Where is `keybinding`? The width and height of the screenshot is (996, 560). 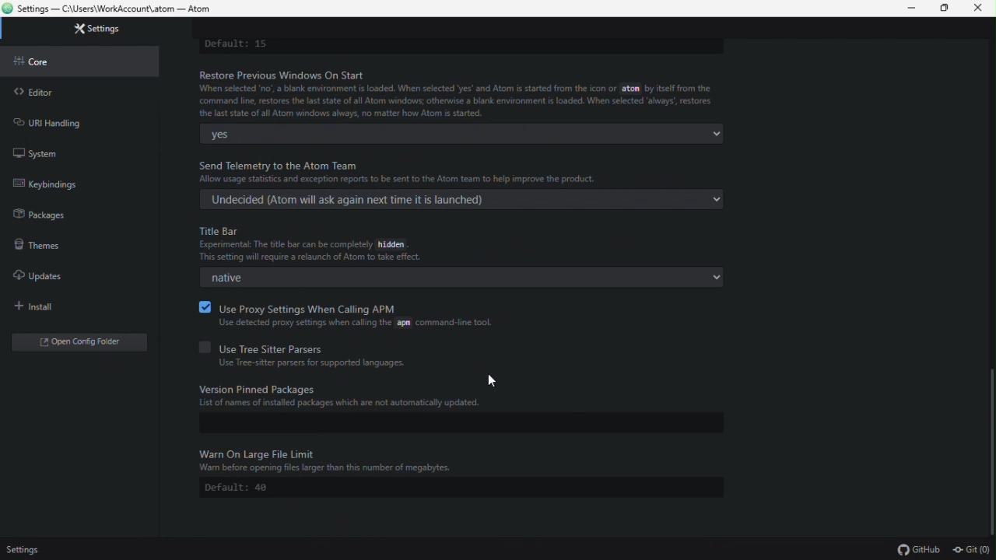 keybinding is located at coordinates (61, 184).